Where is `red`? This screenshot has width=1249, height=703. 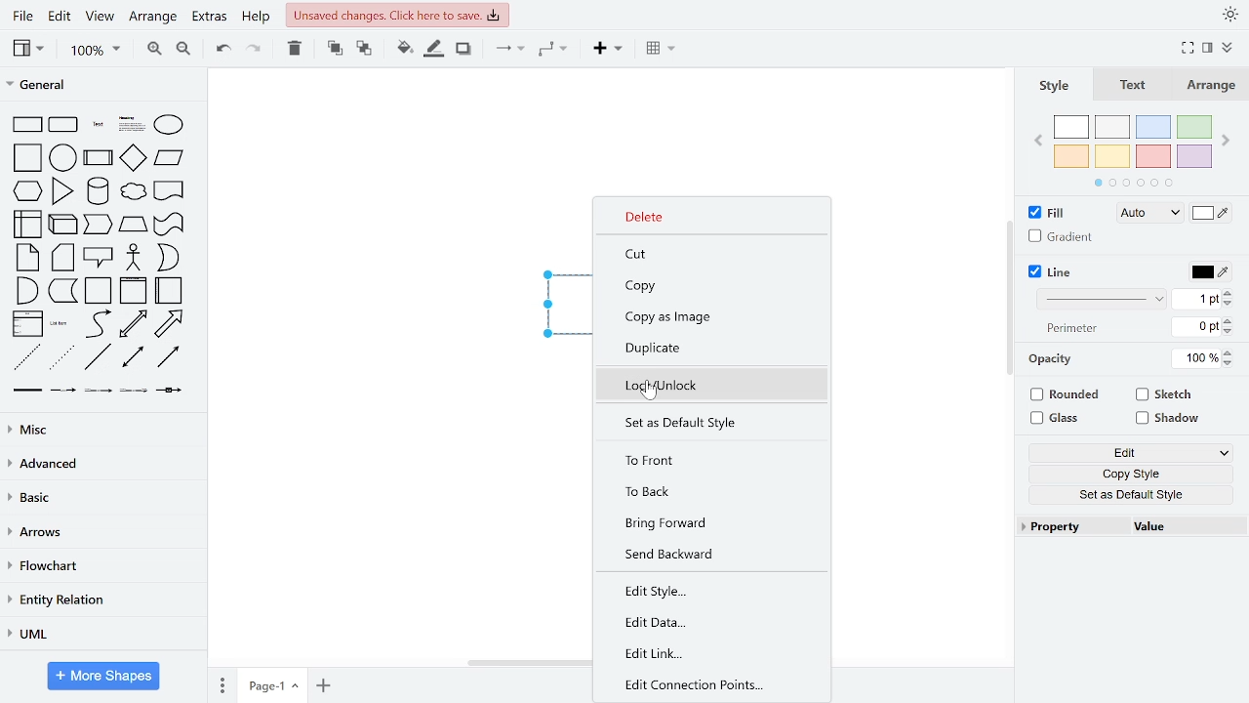
red is located at coordinates (1153, 155).